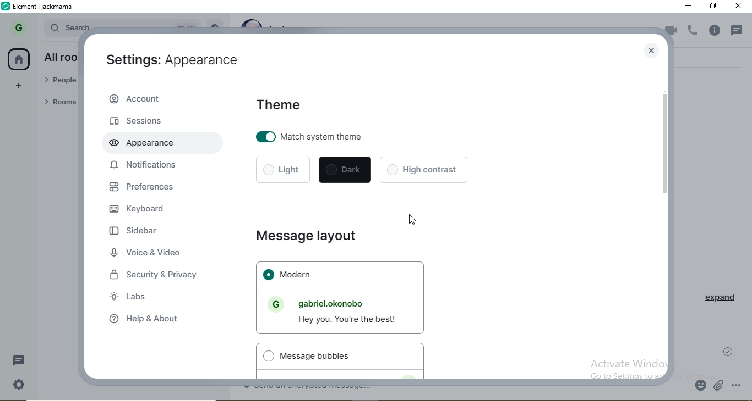 This screenshot has width=752, height=401. Describe the element at coordinates (701, 386) in the screenshot. I see `emoji` at that location.